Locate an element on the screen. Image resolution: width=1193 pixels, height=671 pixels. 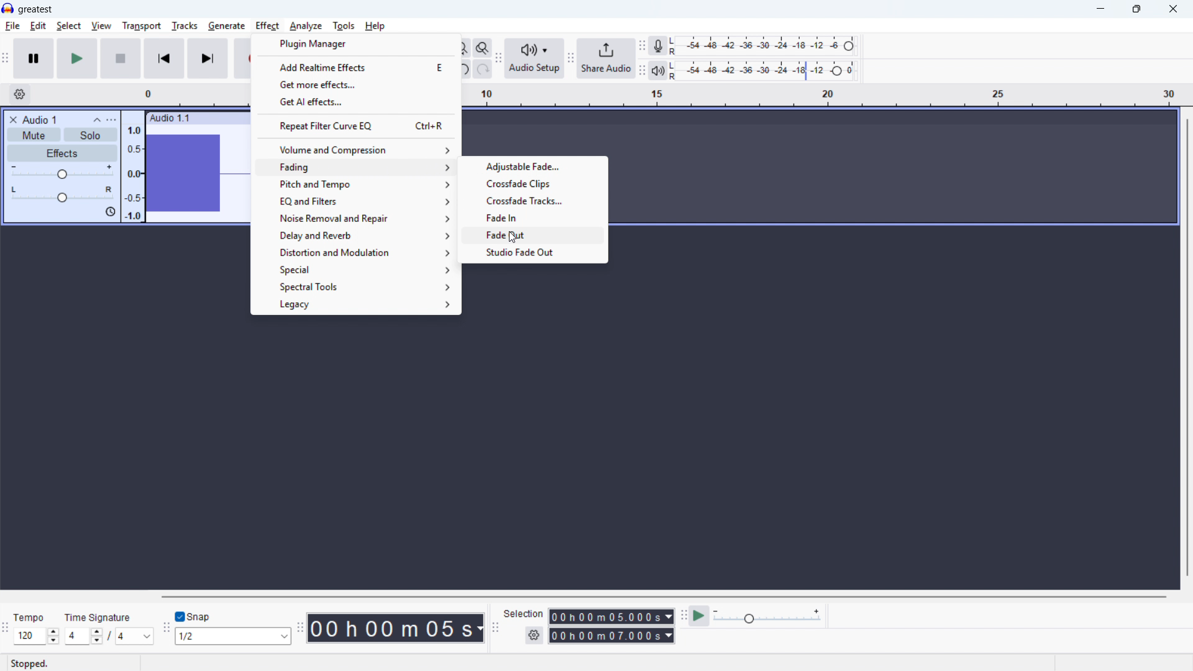
Set time signature  is located at coordinates (110, 637).